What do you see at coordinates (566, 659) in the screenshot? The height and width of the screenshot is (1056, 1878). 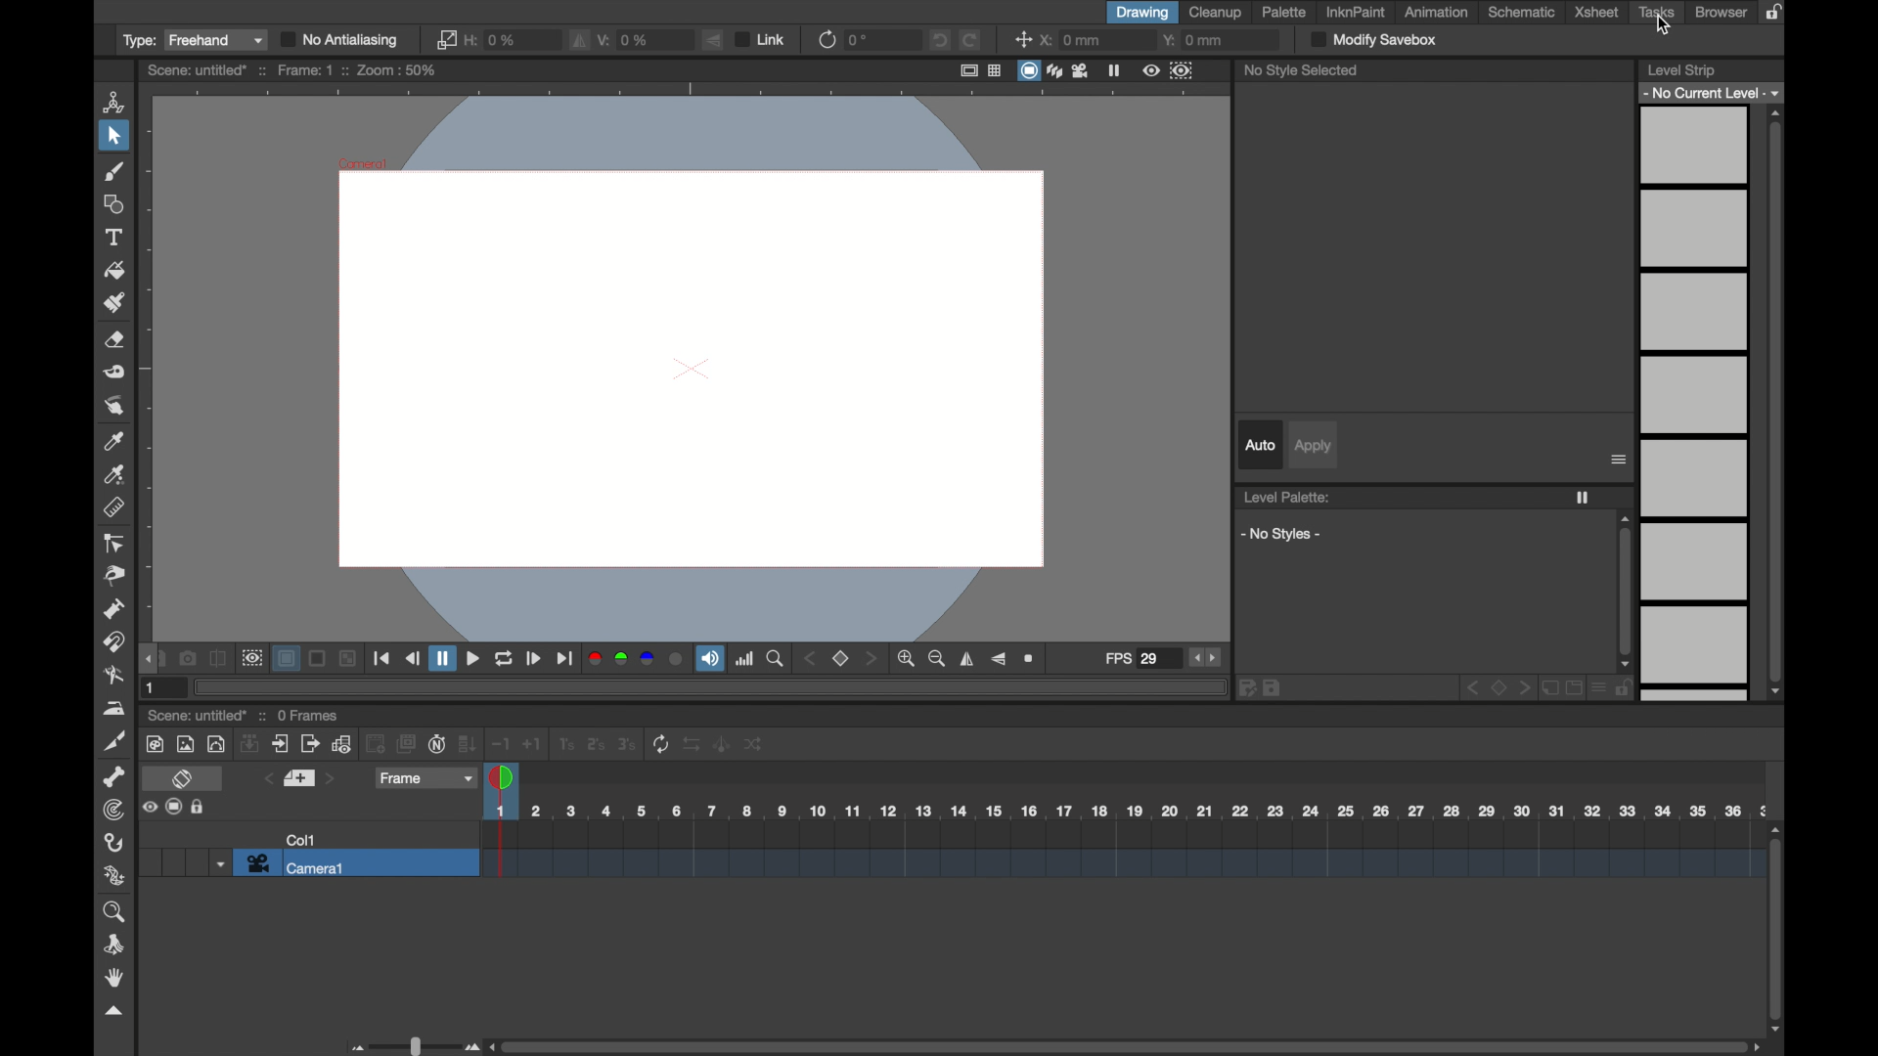 I see `last frame` at bounding box center [566, 659].